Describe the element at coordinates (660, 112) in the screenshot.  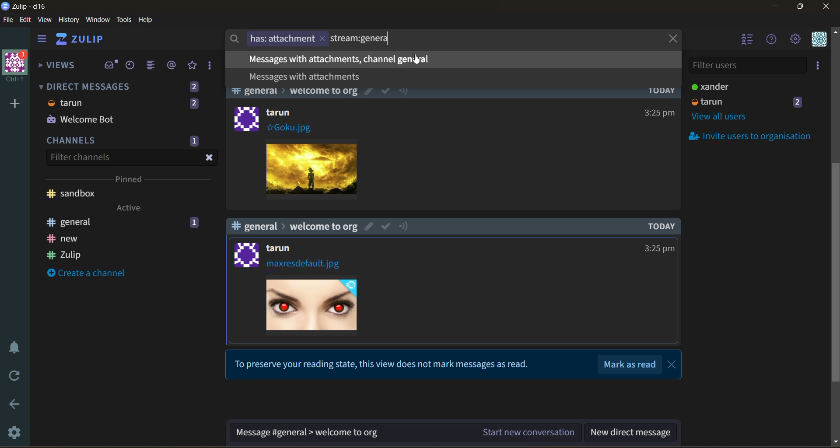
I see `325pm` at that location.